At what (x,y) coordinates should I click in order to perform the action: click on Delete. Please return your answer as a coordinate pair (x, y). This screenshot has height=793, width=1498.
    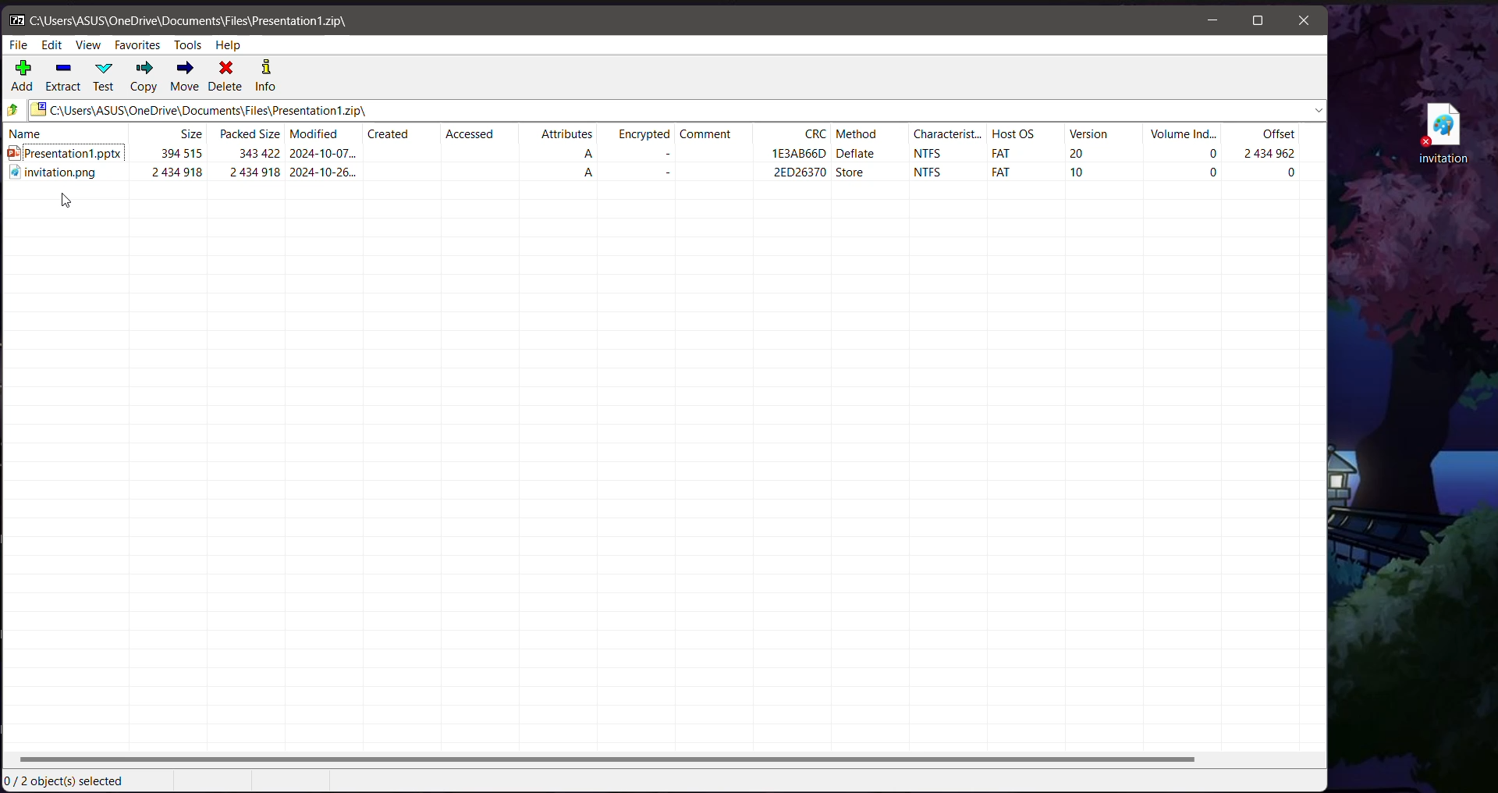
    Looking at the image, I should click on (227, 77).